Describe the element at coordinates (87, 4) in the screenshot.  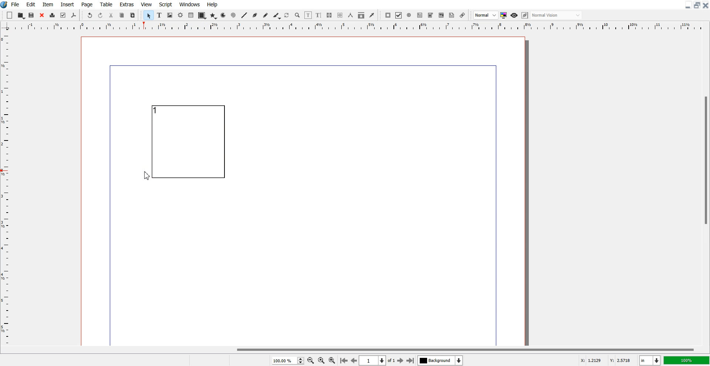
I see `Page` at that location.